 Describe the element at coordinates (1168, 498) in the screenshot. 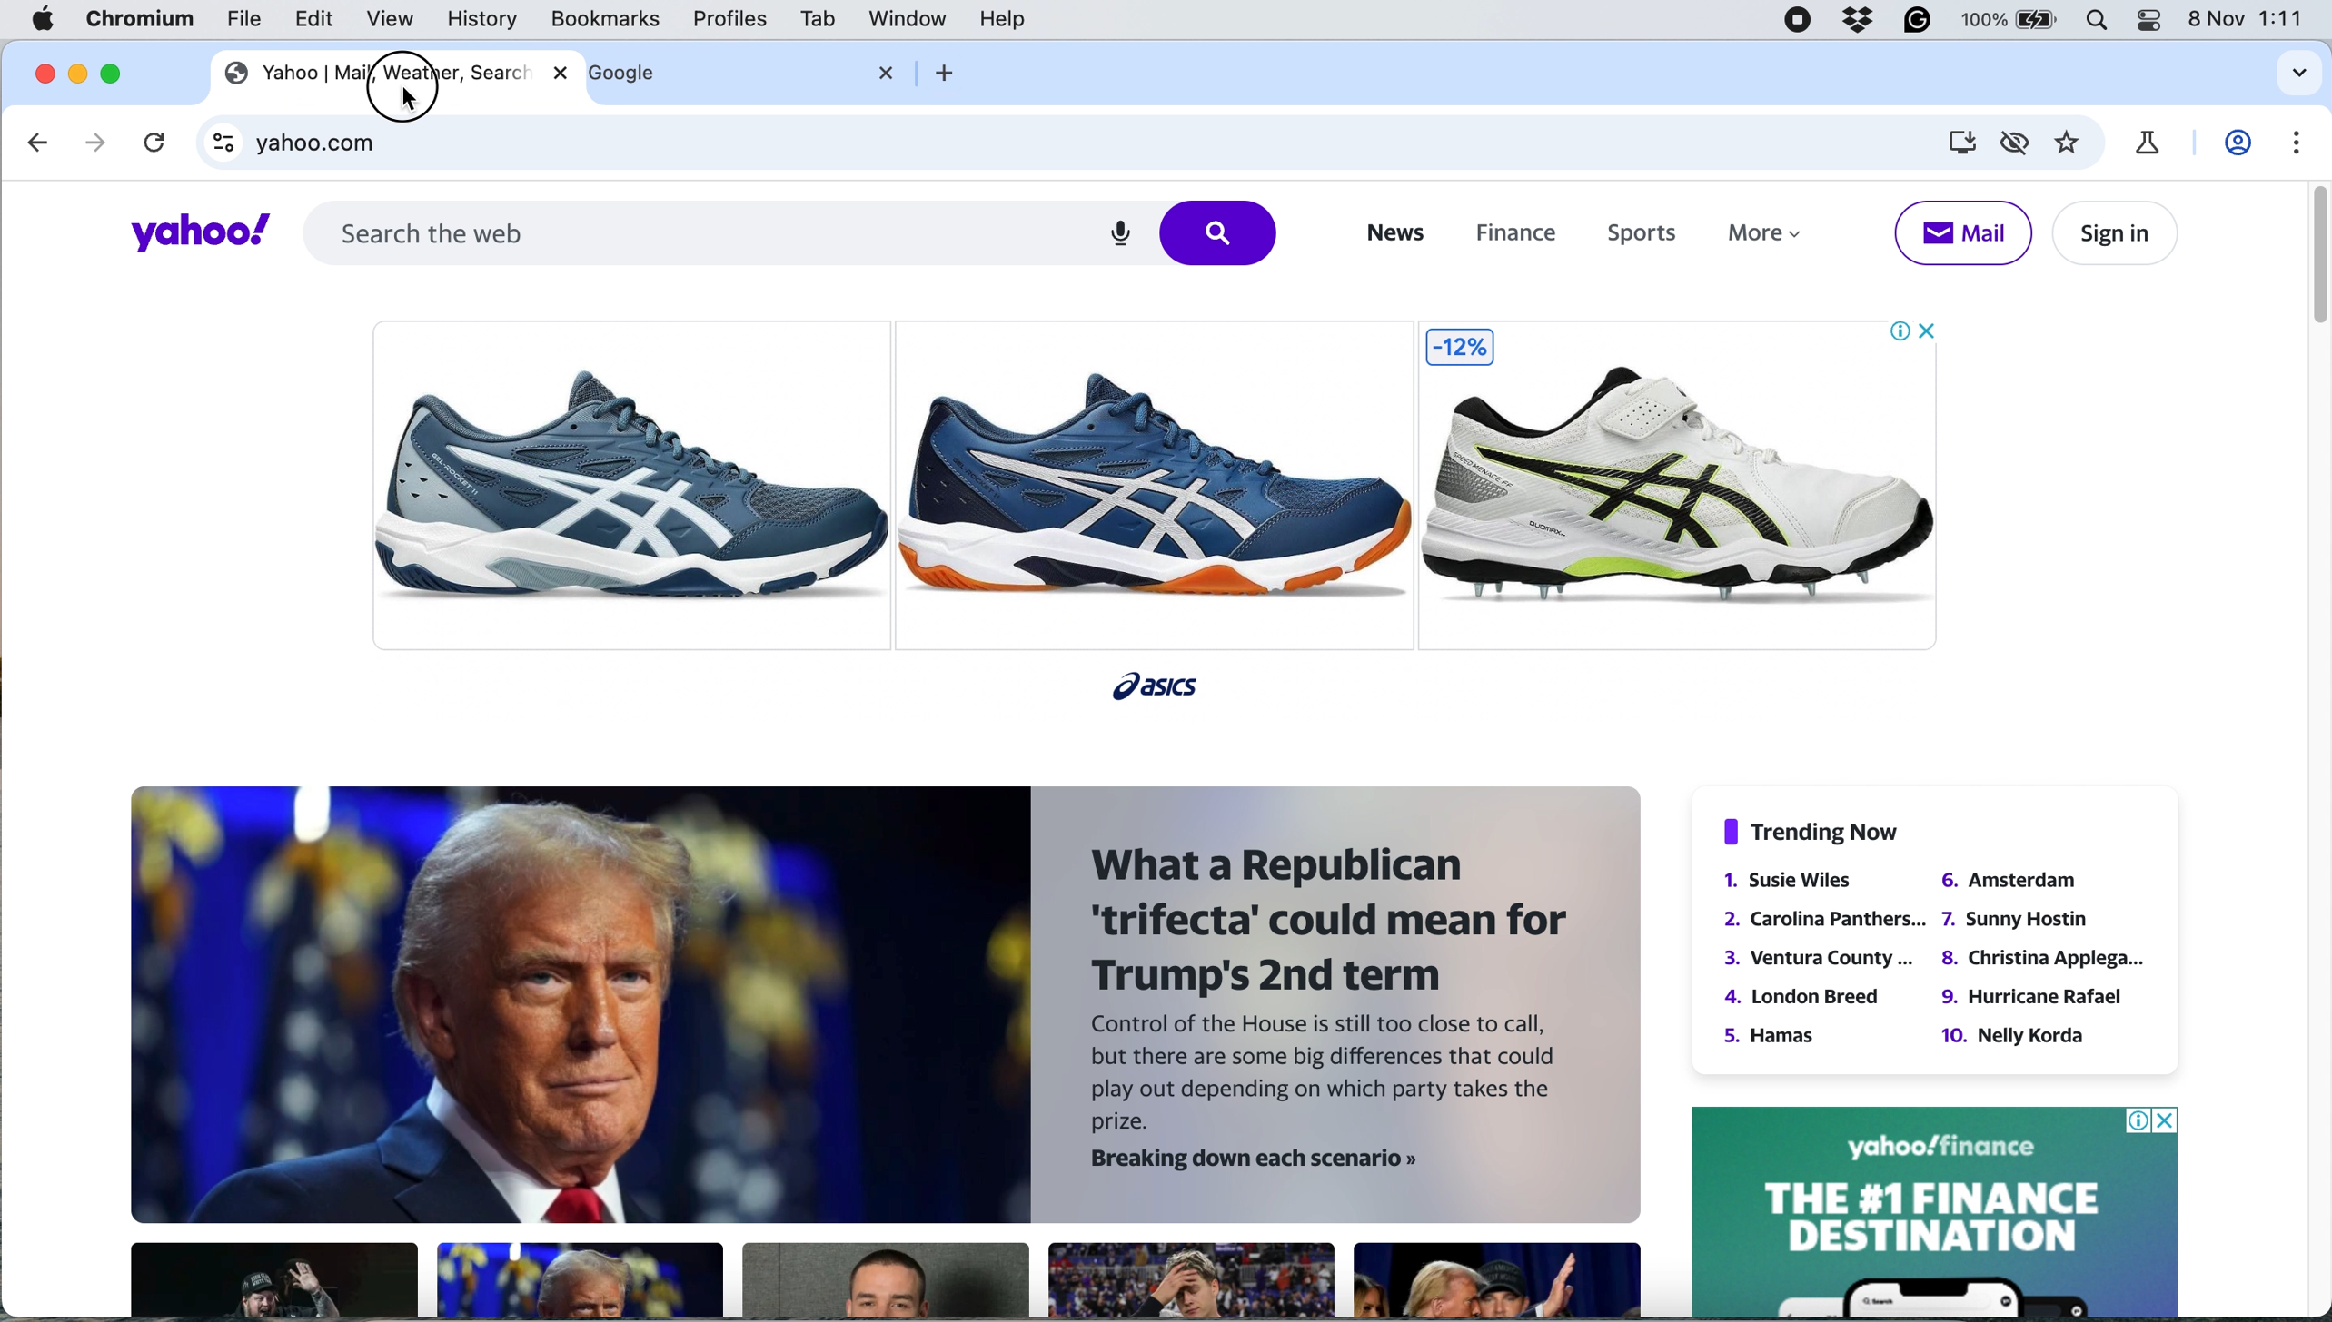

I see `ad` at that location.